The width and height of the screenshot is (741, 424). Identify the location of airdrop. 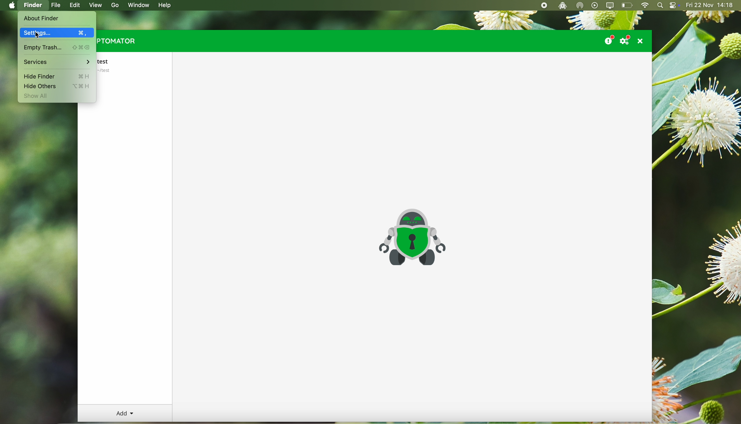
(580, 6).